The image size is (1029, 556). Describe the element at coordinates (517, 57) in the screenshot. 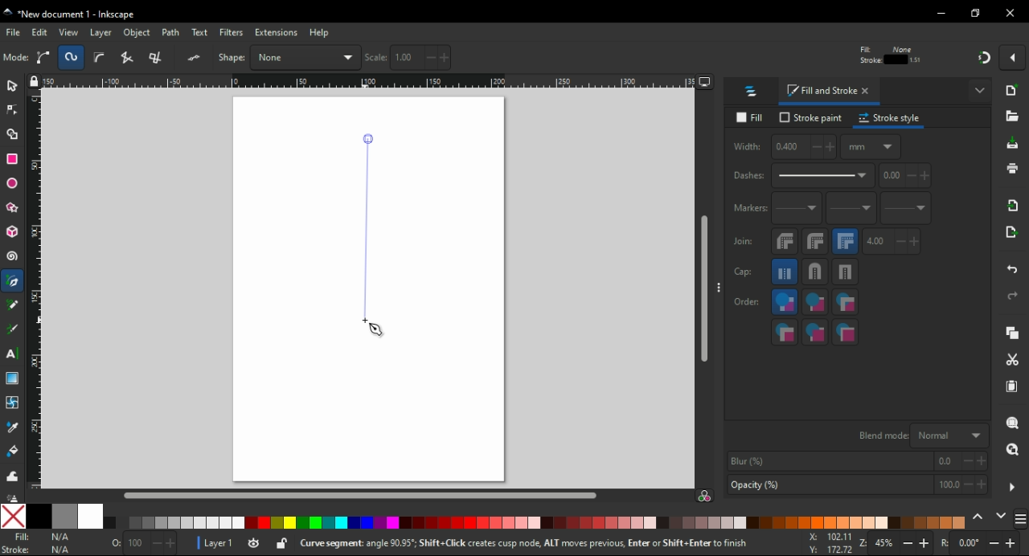

I see `vertical coordinates` at that location.